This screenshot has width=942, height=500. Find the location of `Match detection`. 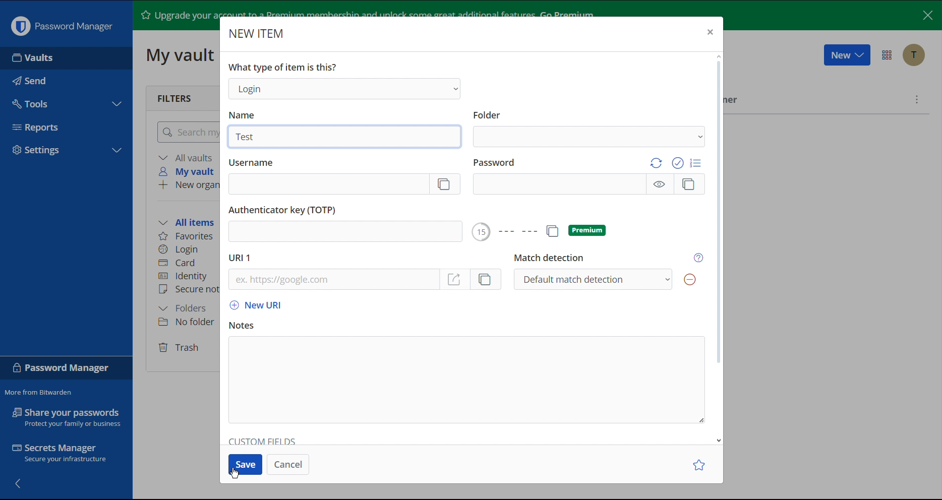

Match detection is located at coordinates (610, 271).